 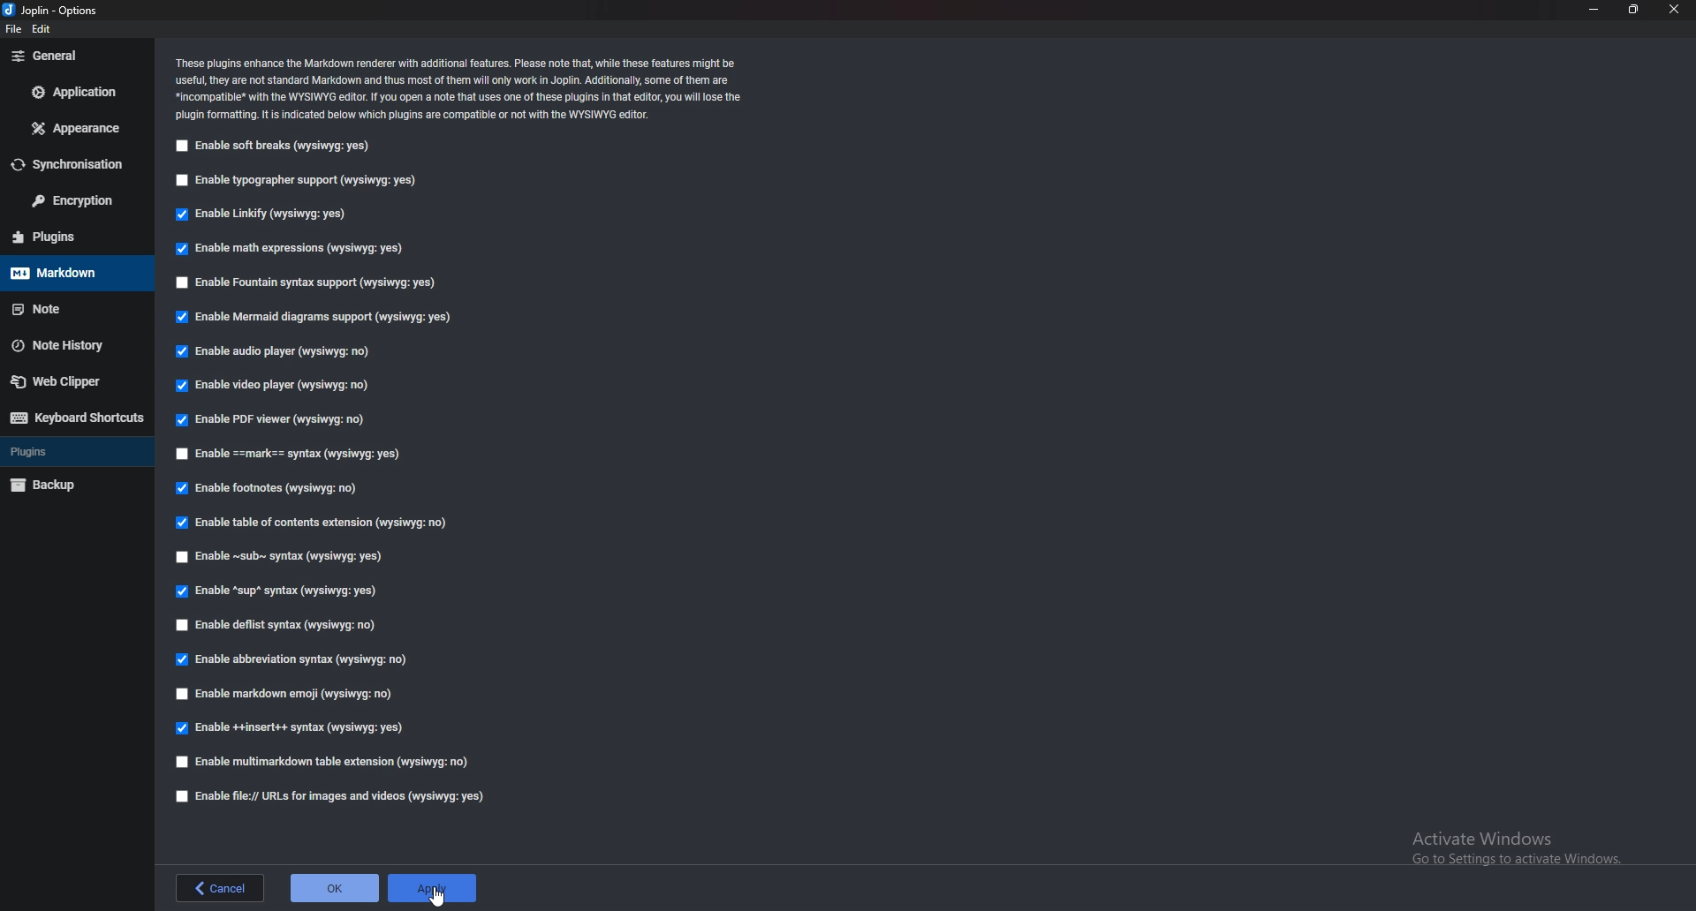 What do you see at coordinates (321, 524) in the screenshot?
I see `enable table of contents extension` at bounding box center [321, 524].